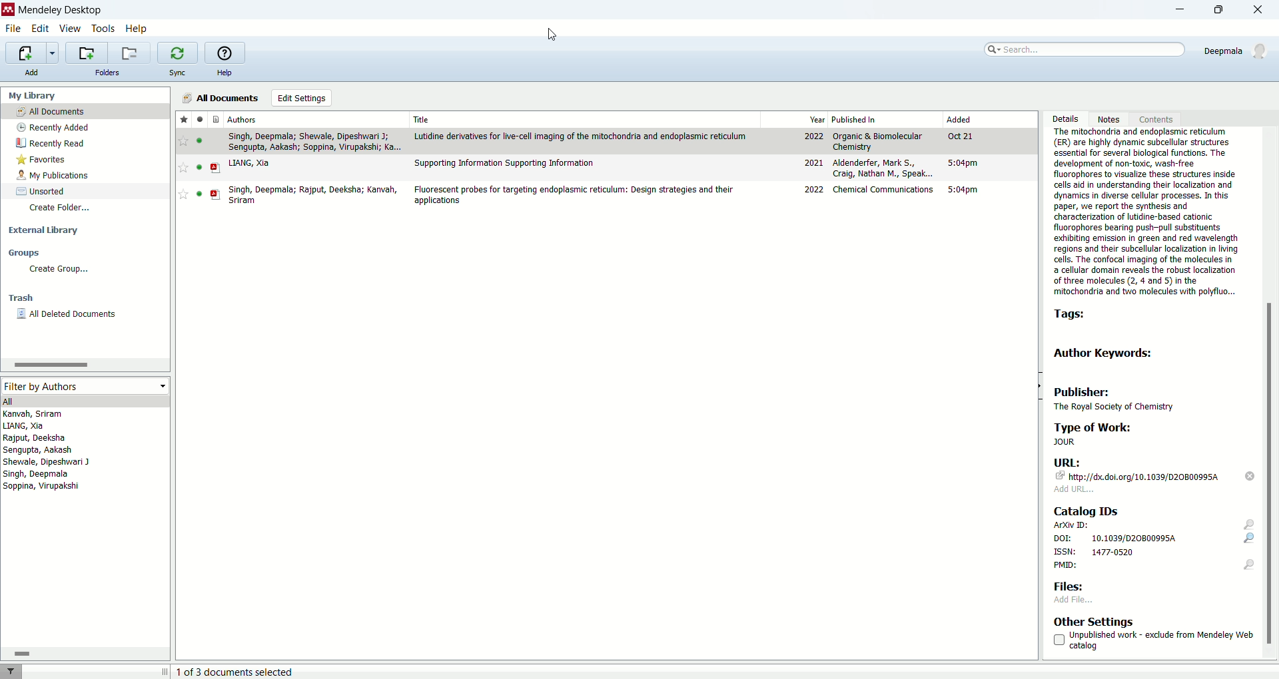  Describe the element at coordinates (1112, 118) in the screenshot. I see `notes` at that location.